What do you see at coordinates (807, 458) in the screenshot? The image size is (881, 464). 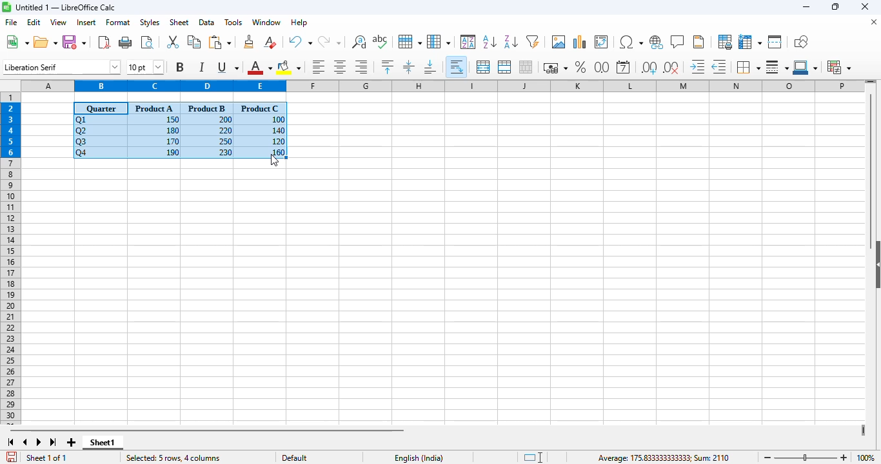 I see `zoom slider` at bounding box center [807, 458].